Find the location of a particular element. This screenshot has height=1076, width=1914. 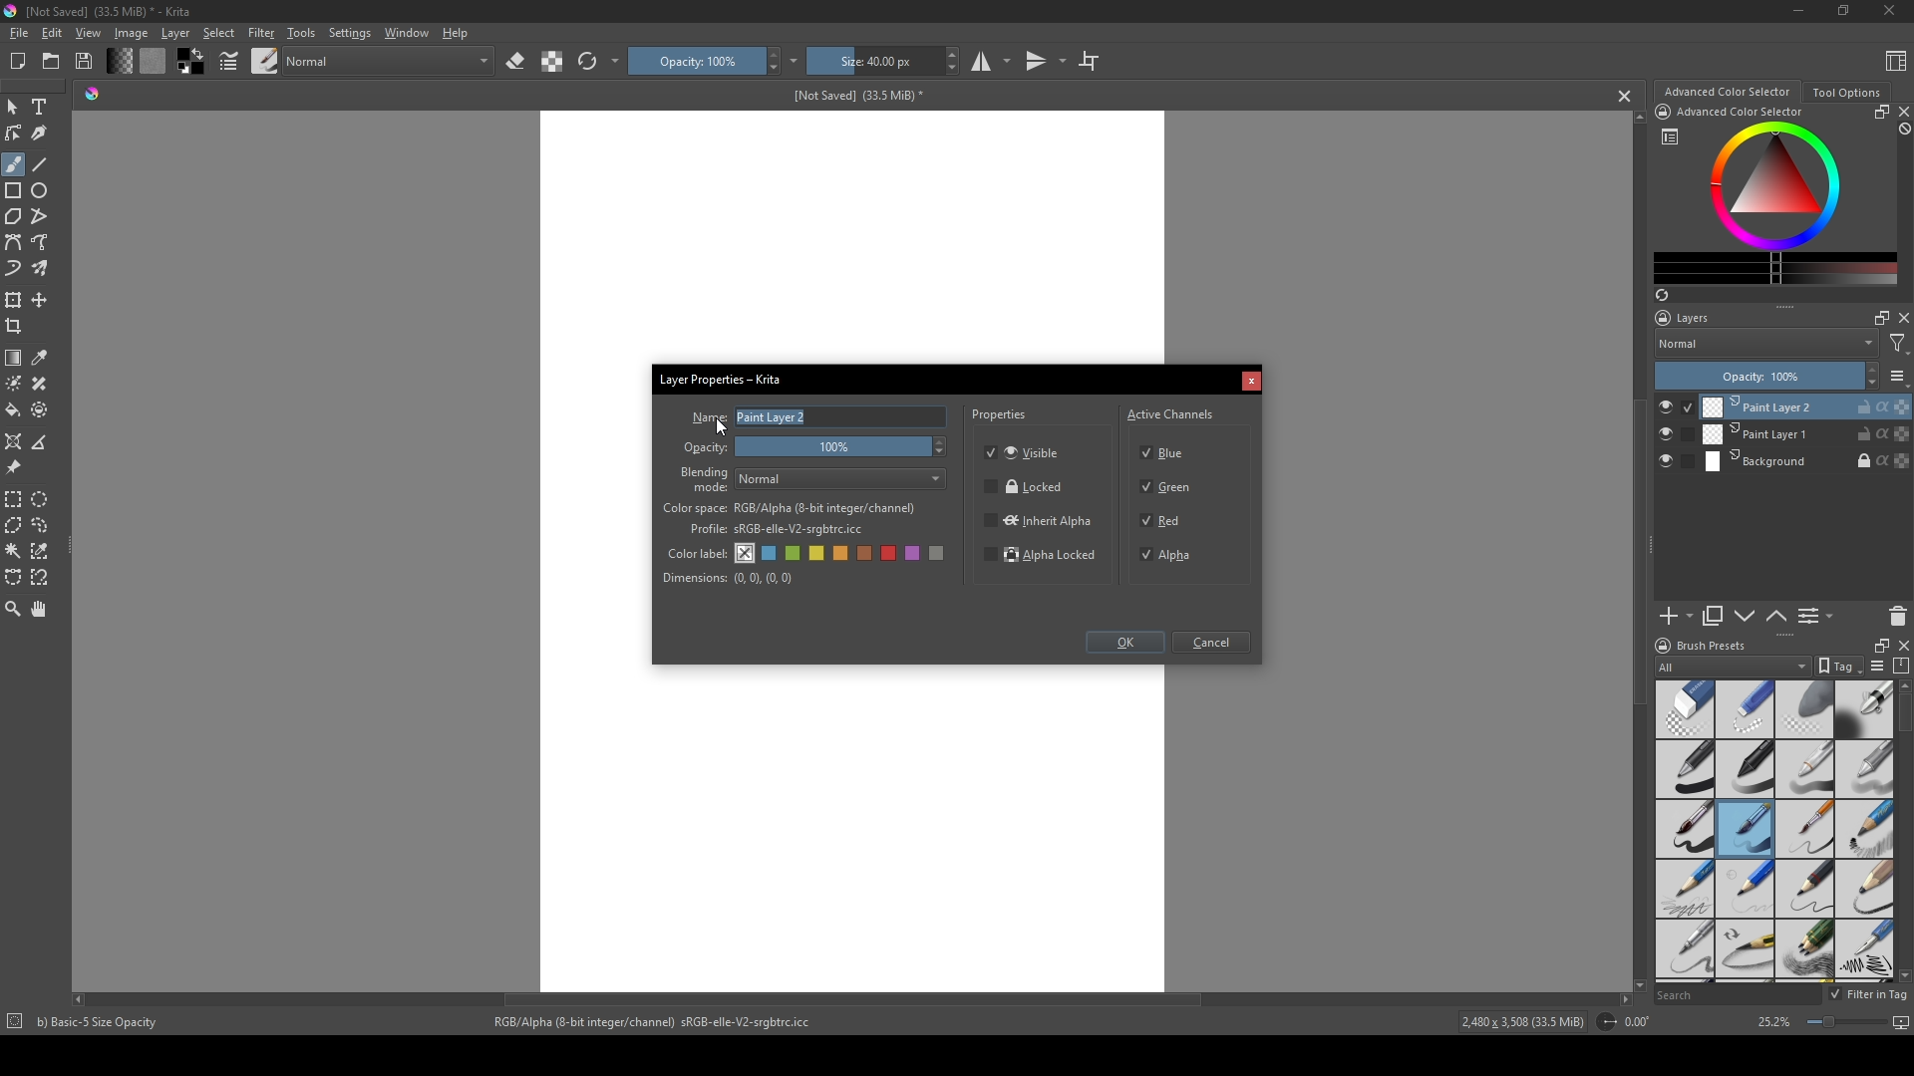

shade is located at coordinates (92, 93).